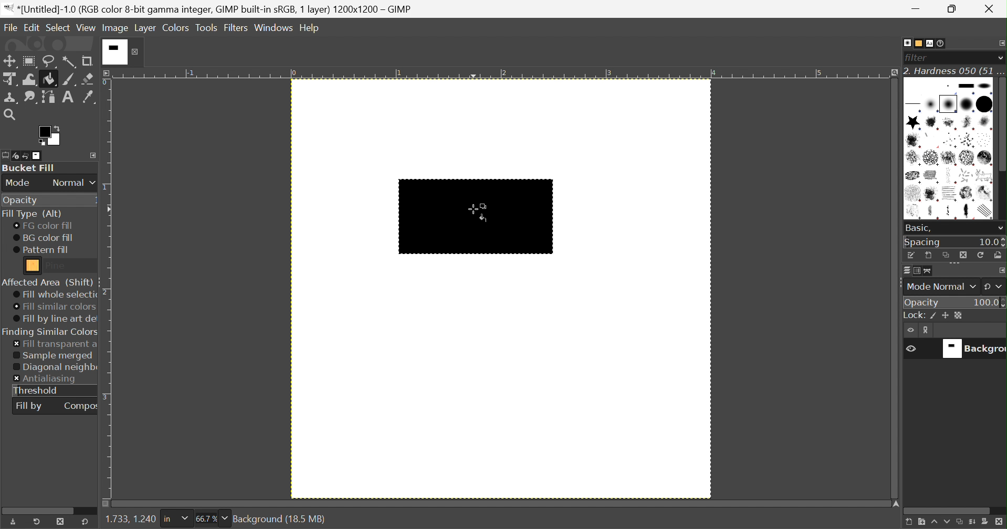 Image resolution: width=1007 pixels, height=529 pixels. I want to click on Font, so click(930, 44).